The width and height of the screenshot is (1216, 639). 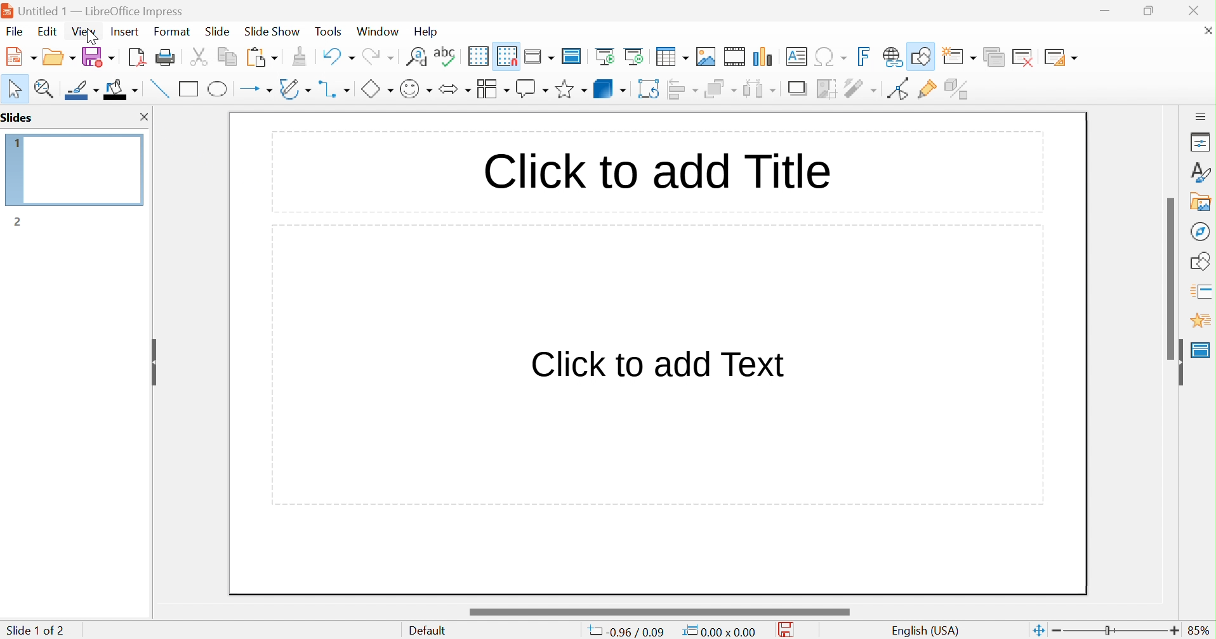 What do you see at coordinates (83, 90) in the screenshot?
I see `line color` at bounding box center [83, 90].